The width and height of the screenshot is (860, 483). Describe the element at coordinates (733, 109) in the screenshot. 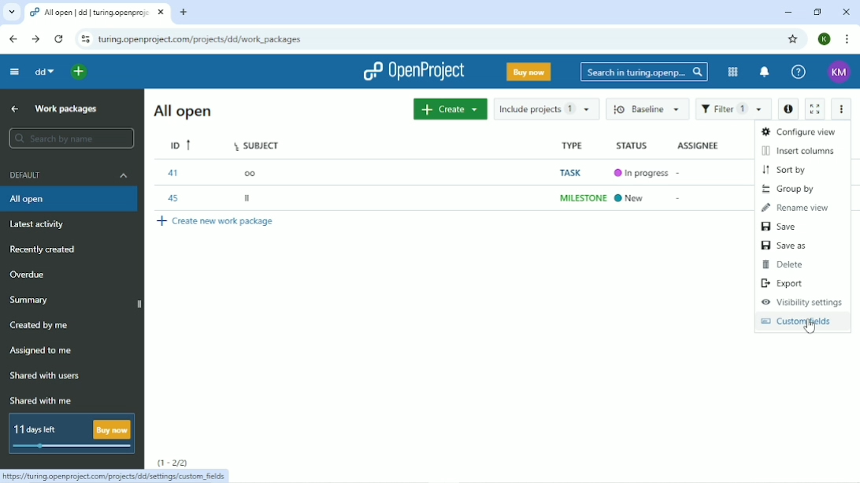

I see `Filter 1` at that location.